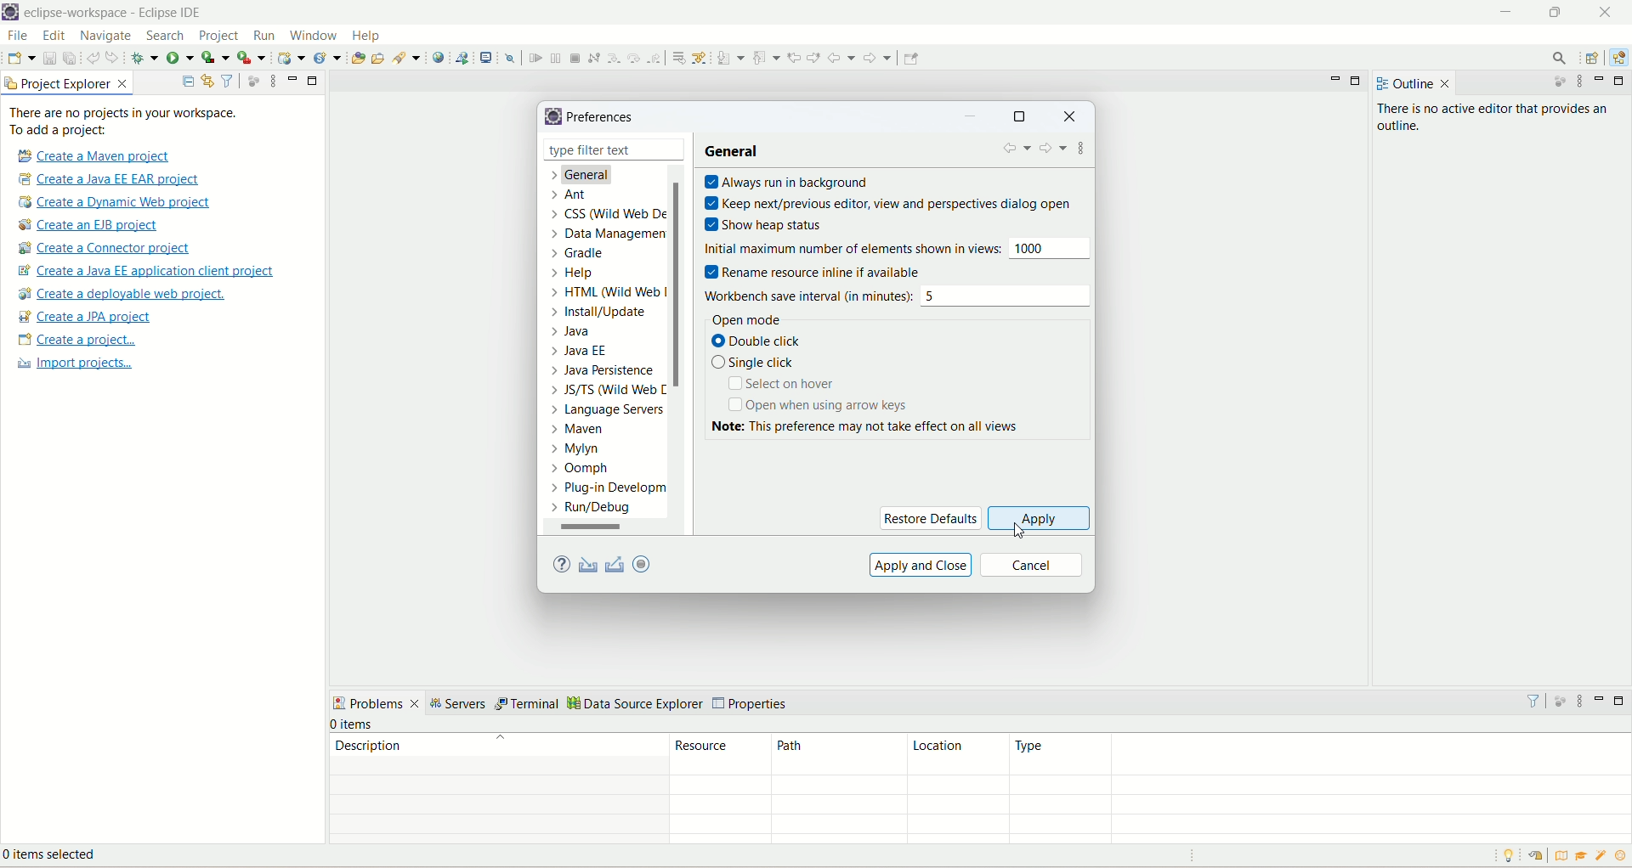  Describe the element at coordinates (72, 365) in the screenshot. I see `import projects` at that location.